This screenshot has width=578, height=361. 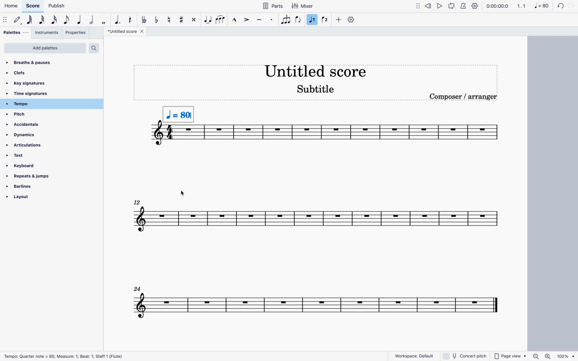 I want to click on half note, so click(x=91, y=20).